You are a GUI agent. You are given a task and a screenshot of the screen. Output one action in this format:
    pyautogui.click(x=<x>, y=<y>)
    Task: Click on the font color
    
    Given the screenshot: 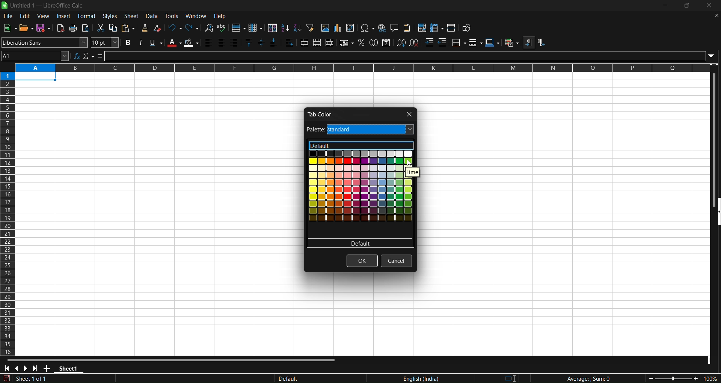 What is the action you would take?
    pyautogui.click(x=174, y=42)
    